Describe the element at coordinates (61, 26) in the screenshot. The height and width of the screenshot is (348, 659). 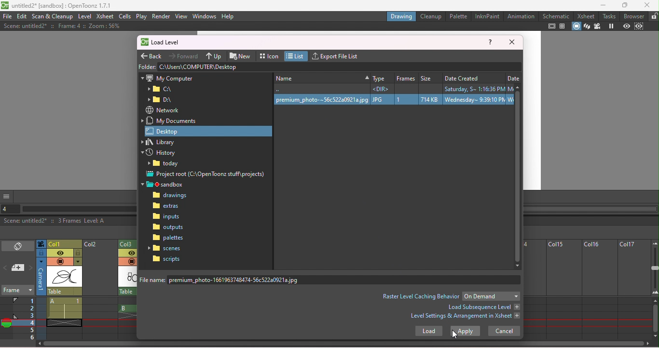
I see `Scene: untitled2* : Frame: 4 :: Zoom: 56%` at that location.